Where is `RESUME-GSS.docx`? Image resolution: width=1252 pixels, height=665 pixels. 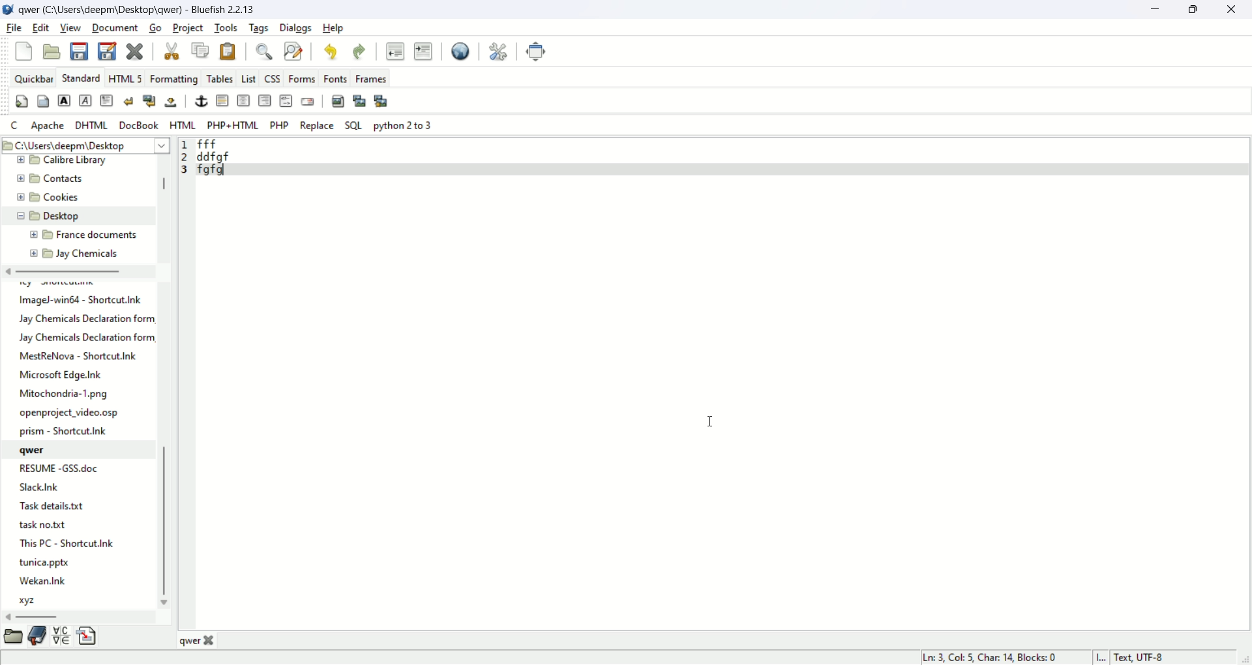
RESUME-GSS.docx is located at coordinates (57, 469).